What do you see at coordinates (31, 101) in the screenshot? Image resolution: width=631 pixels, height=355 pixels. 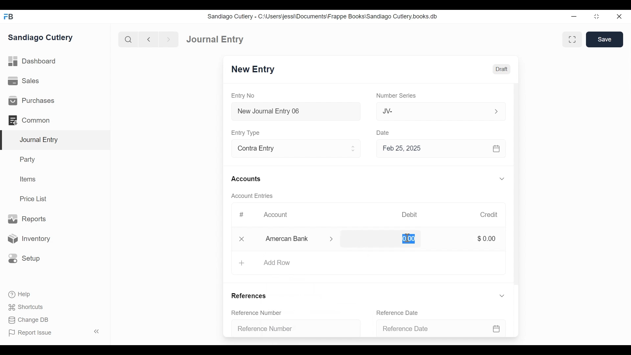 I see `Purchases` at bounding box center [31, 101].